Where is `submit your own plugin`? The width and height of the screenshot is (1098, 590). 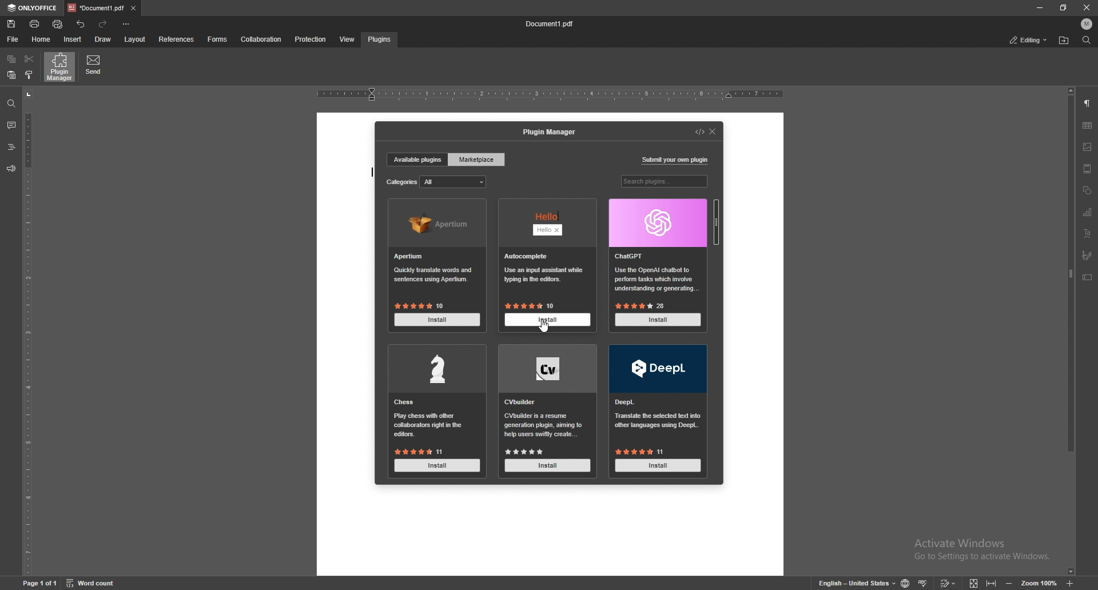 submit your own plugin is located at coordinates (675, 160).